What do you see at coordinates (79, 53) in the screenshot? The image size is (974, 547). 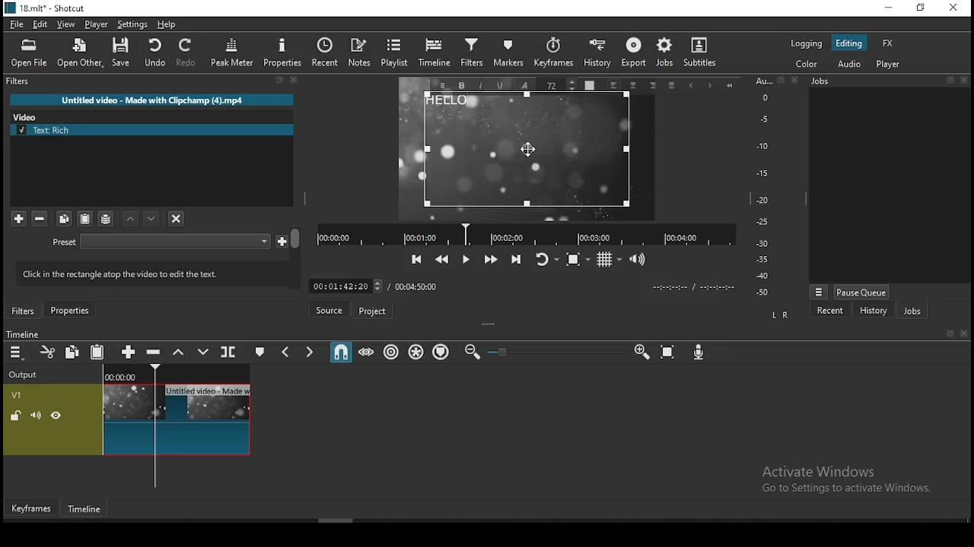 I see `open other` at bounding box center [79, 53].